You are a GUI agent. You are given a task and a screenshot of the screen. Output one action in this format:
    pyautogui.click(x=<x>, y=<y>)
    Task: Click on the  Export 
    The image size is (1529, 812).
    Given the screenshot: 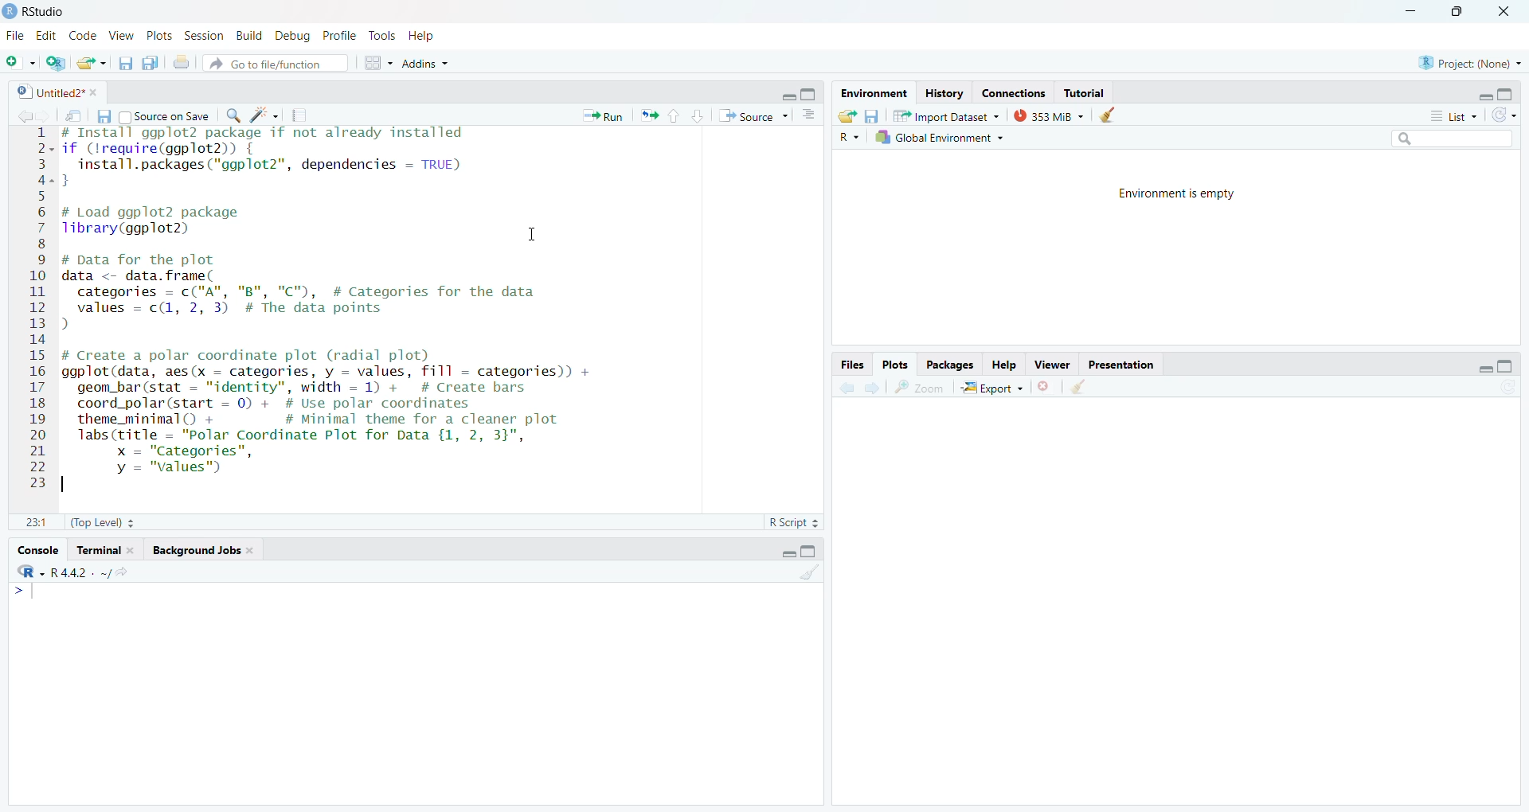 What is the action you would take?
    pyautogui.click(x=991, y=389)
    